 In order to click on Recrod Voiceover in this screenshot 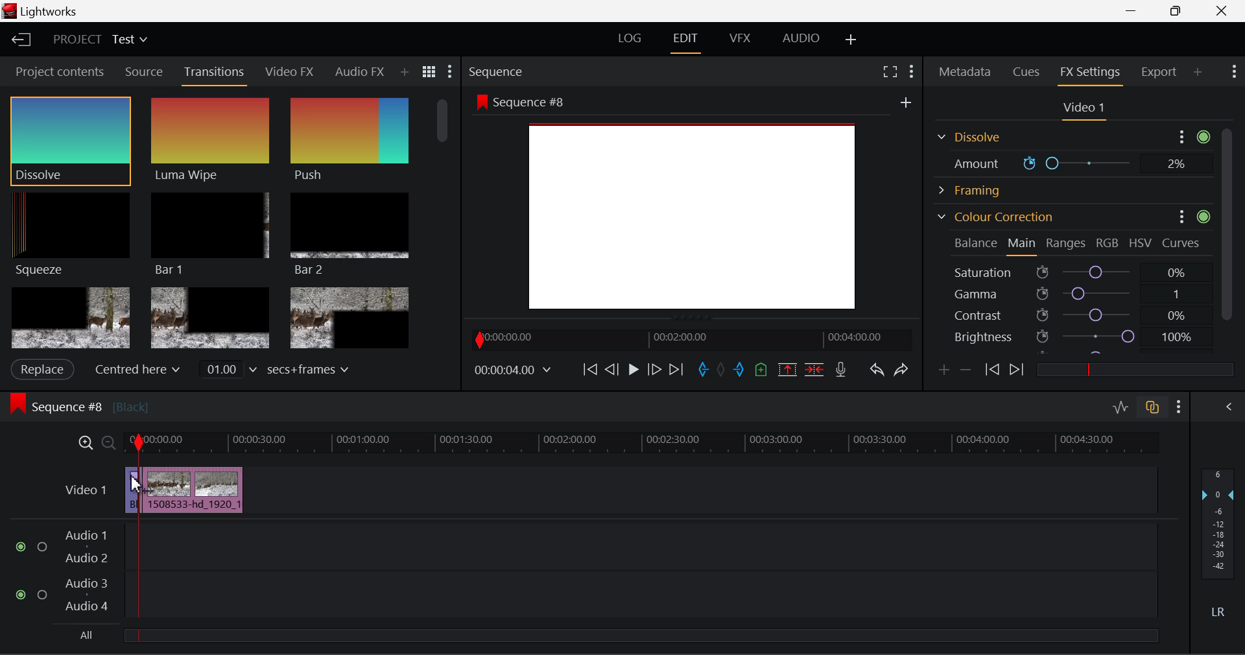, I will do `click(840, 369)`.